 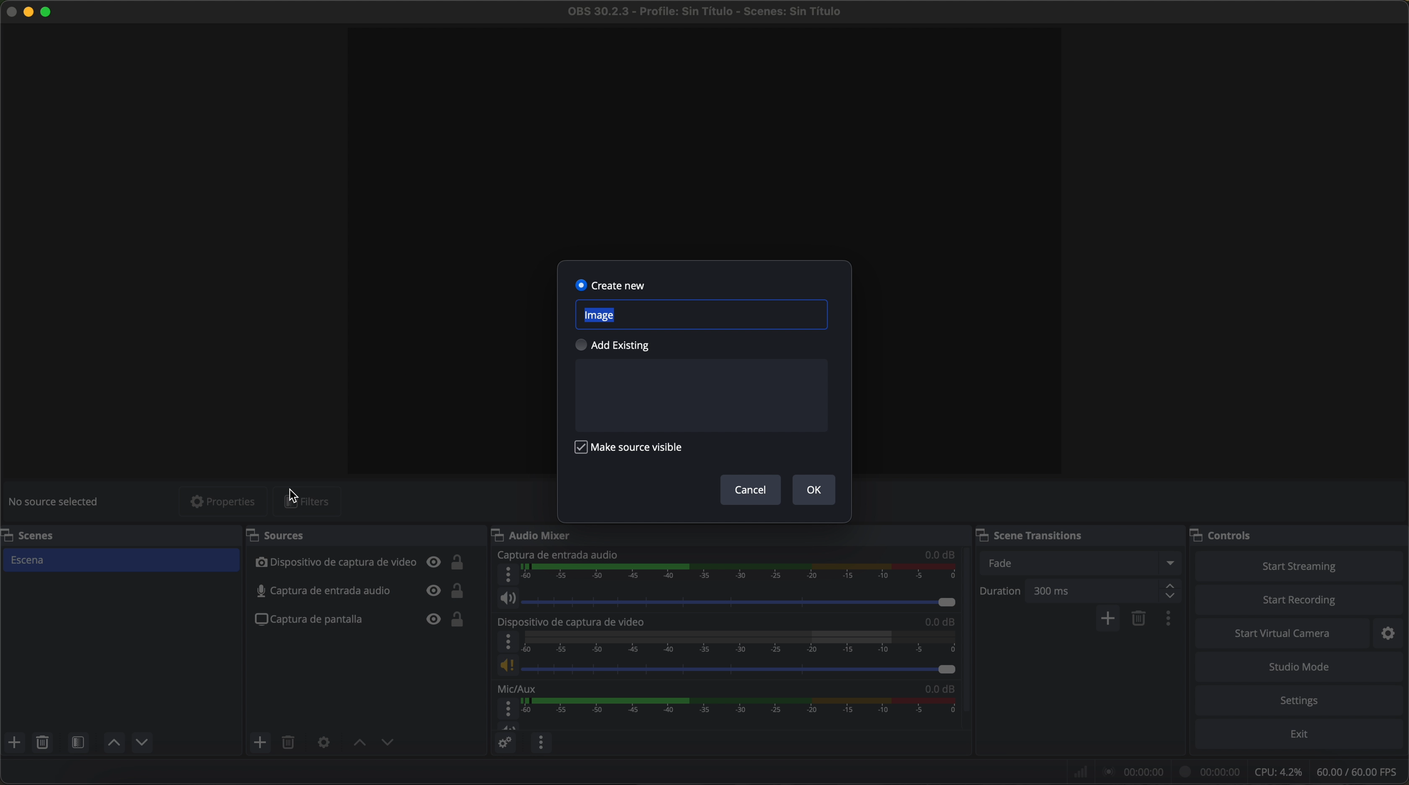 I want to click on mic/aux, so click(x=517, y=688).